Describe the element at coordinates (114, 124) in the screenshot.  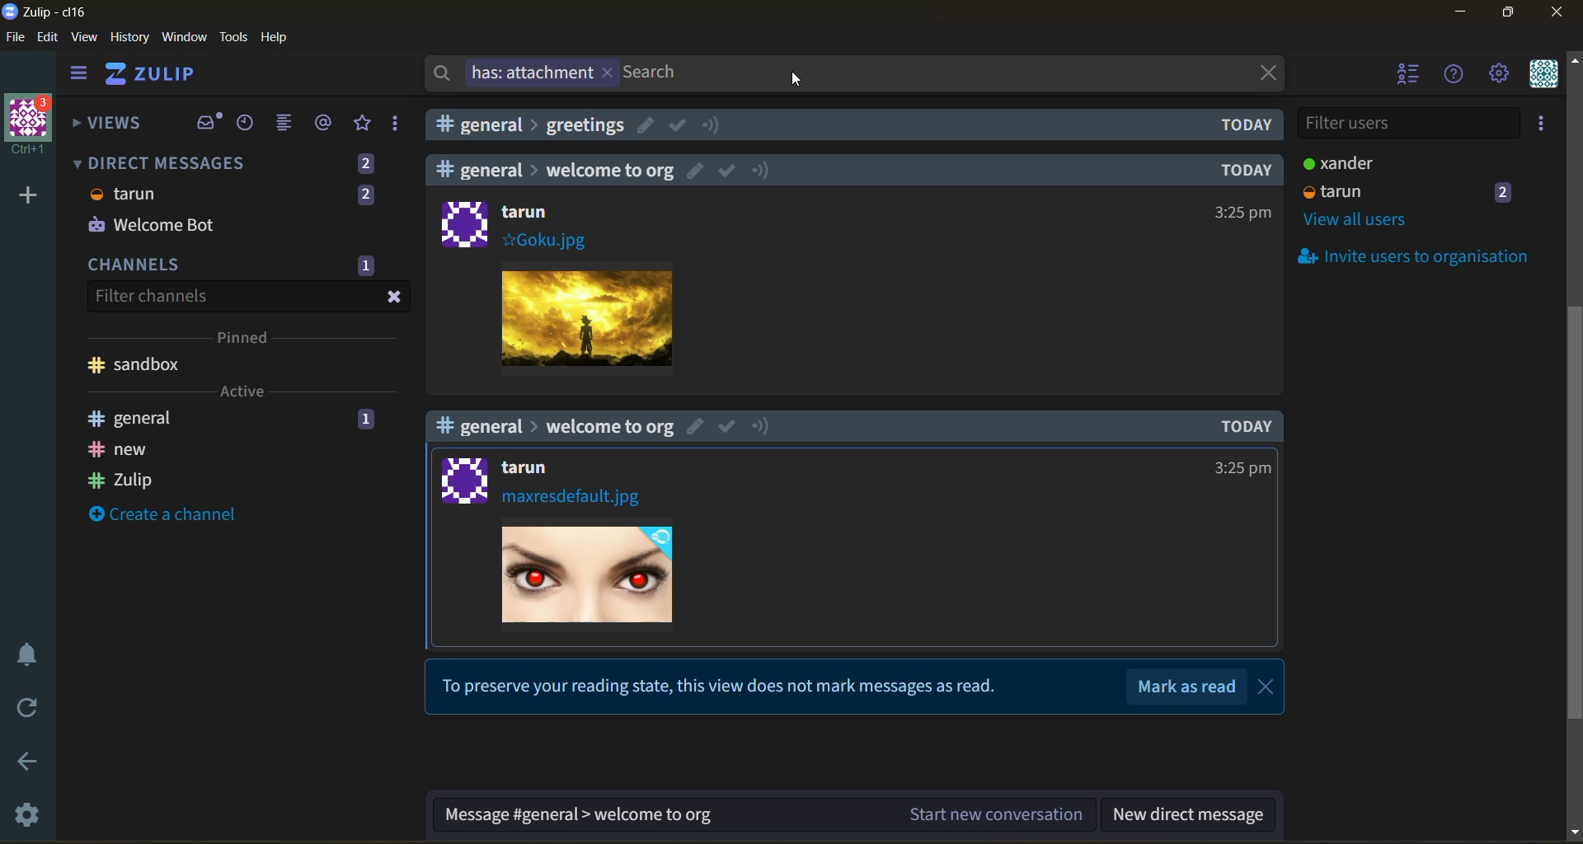
I see `views` at that location.